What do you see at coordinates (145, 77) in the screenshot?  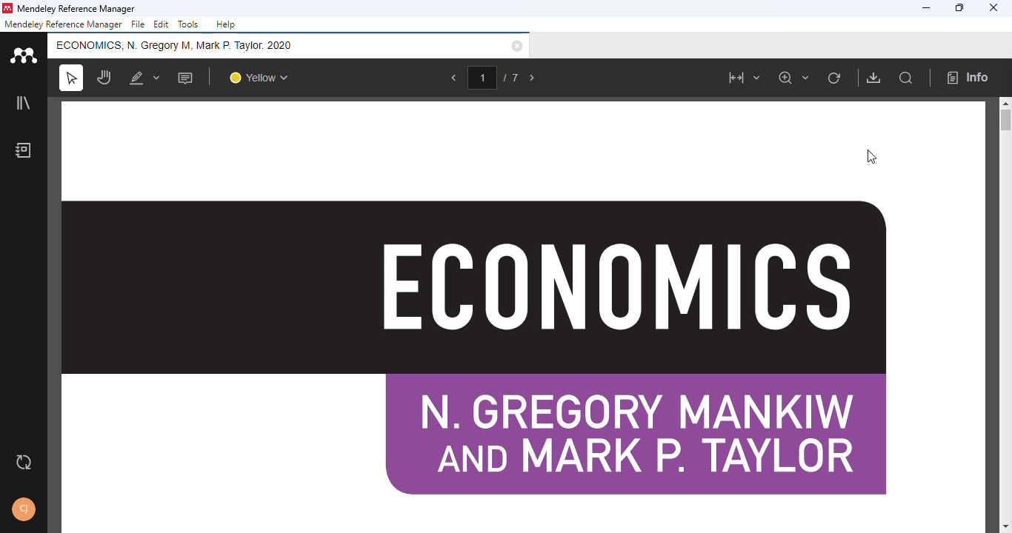 I see `highlight text/ highlight rectangle` at bounding box center [145, 77].